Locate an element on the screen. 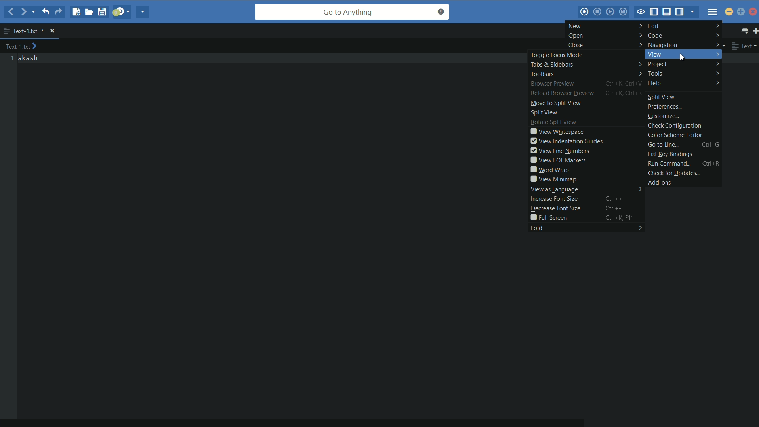 The width and height of the screenshot is (759, 427). view is located at coordinates (683, 54).